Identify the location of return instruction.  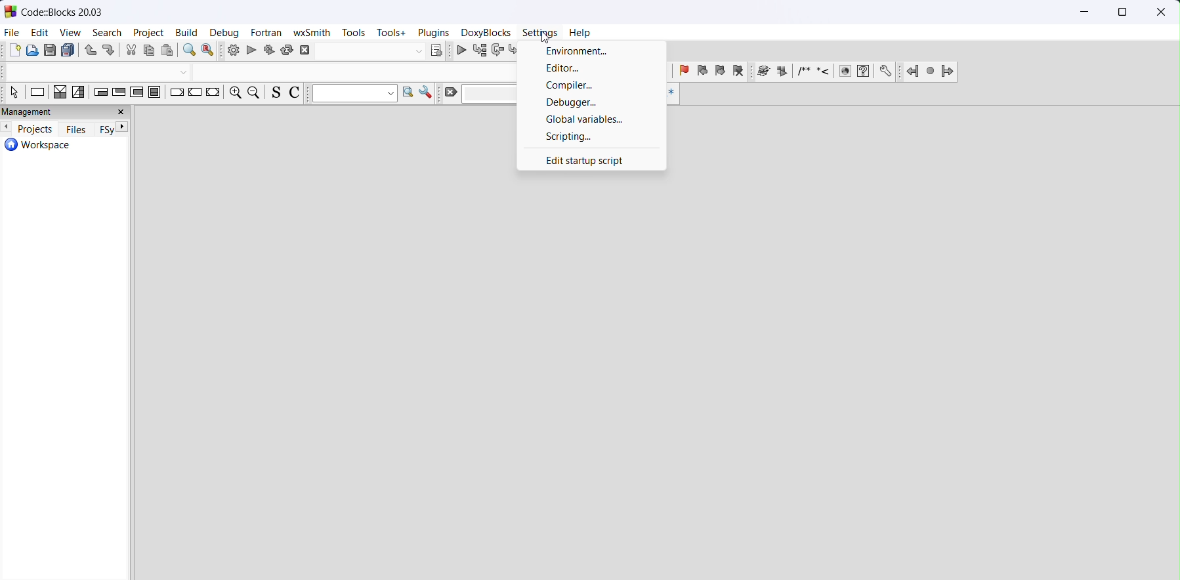
(213, 93).